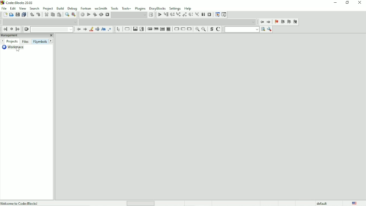 The width and height of the screenshot is (366, 206). I want to click on Continue instruction, so click(183, 30).